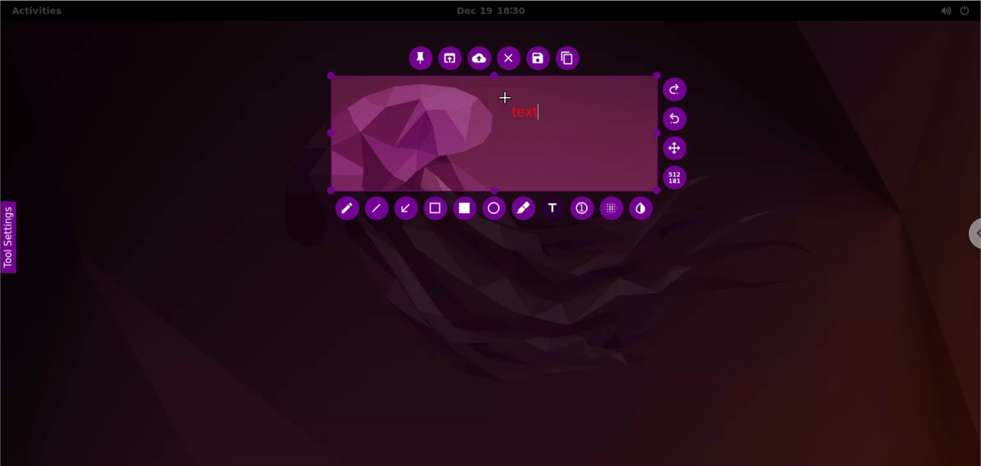 The width and height of the screenshot is (981, 466). What do you see at coordinates (679, 119) in the screenshot?
I see `undo` at bounding box center [679, 119].